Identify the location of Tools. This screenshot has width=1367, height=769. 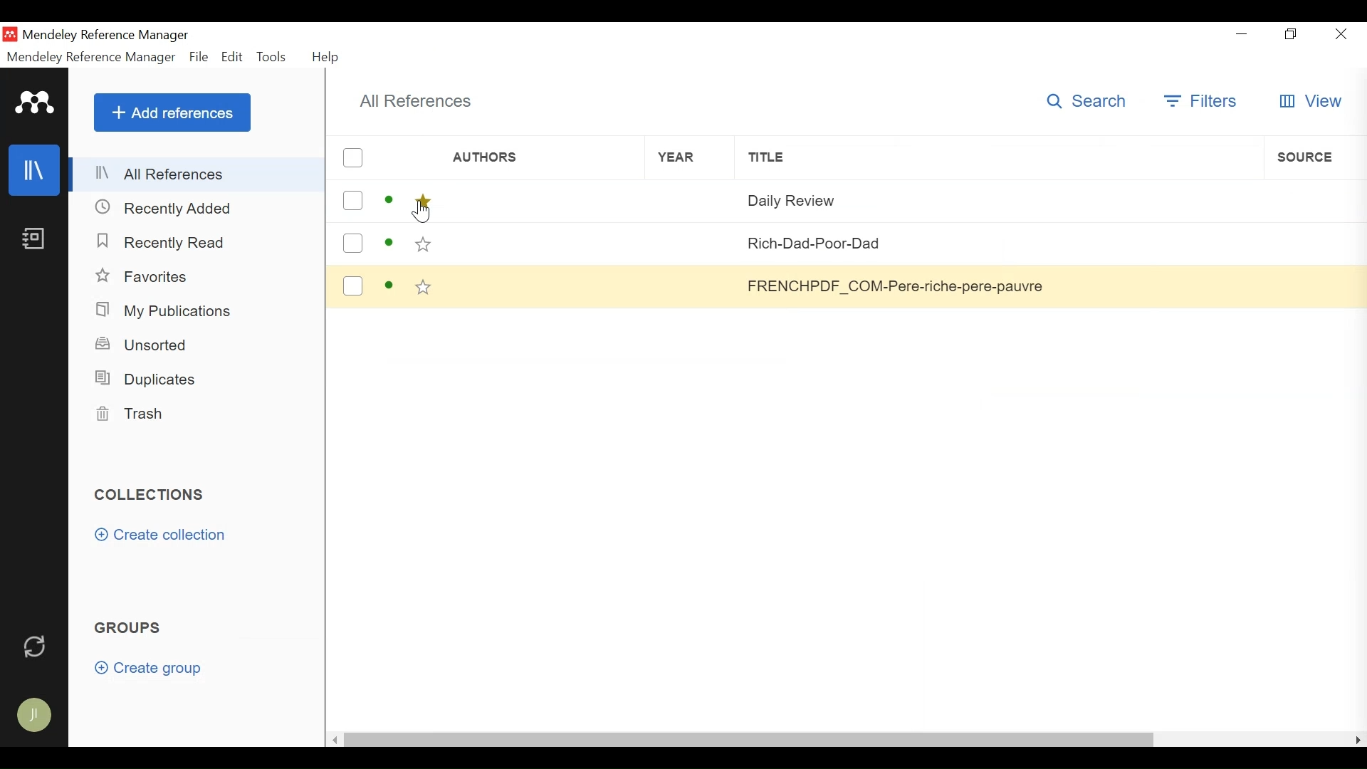
(274, 56).